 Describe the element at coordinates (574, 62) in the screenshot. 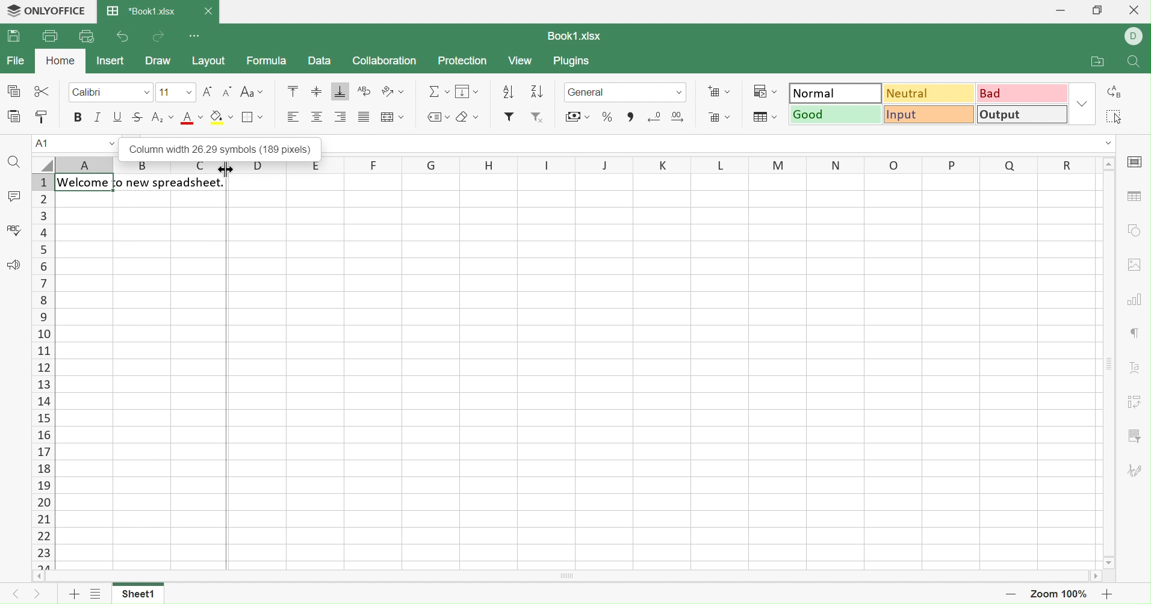

I see `Plugins` at that location.